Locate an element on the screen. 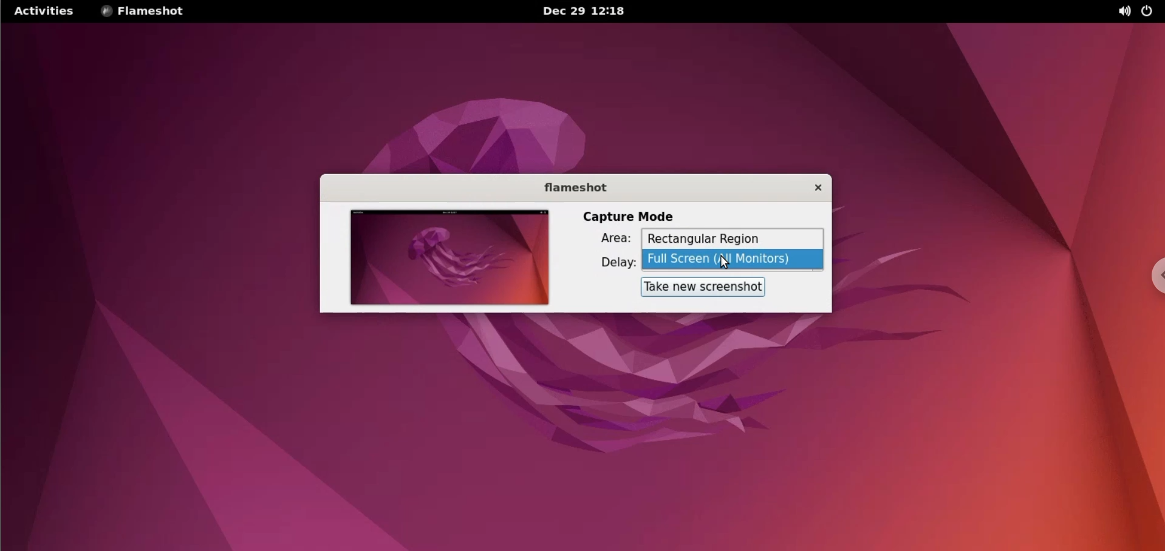 Image resolution: width=1165 pixels, height=551 pixels. Date and time Dec 29 12:18 is located at coordinates (586, 12).